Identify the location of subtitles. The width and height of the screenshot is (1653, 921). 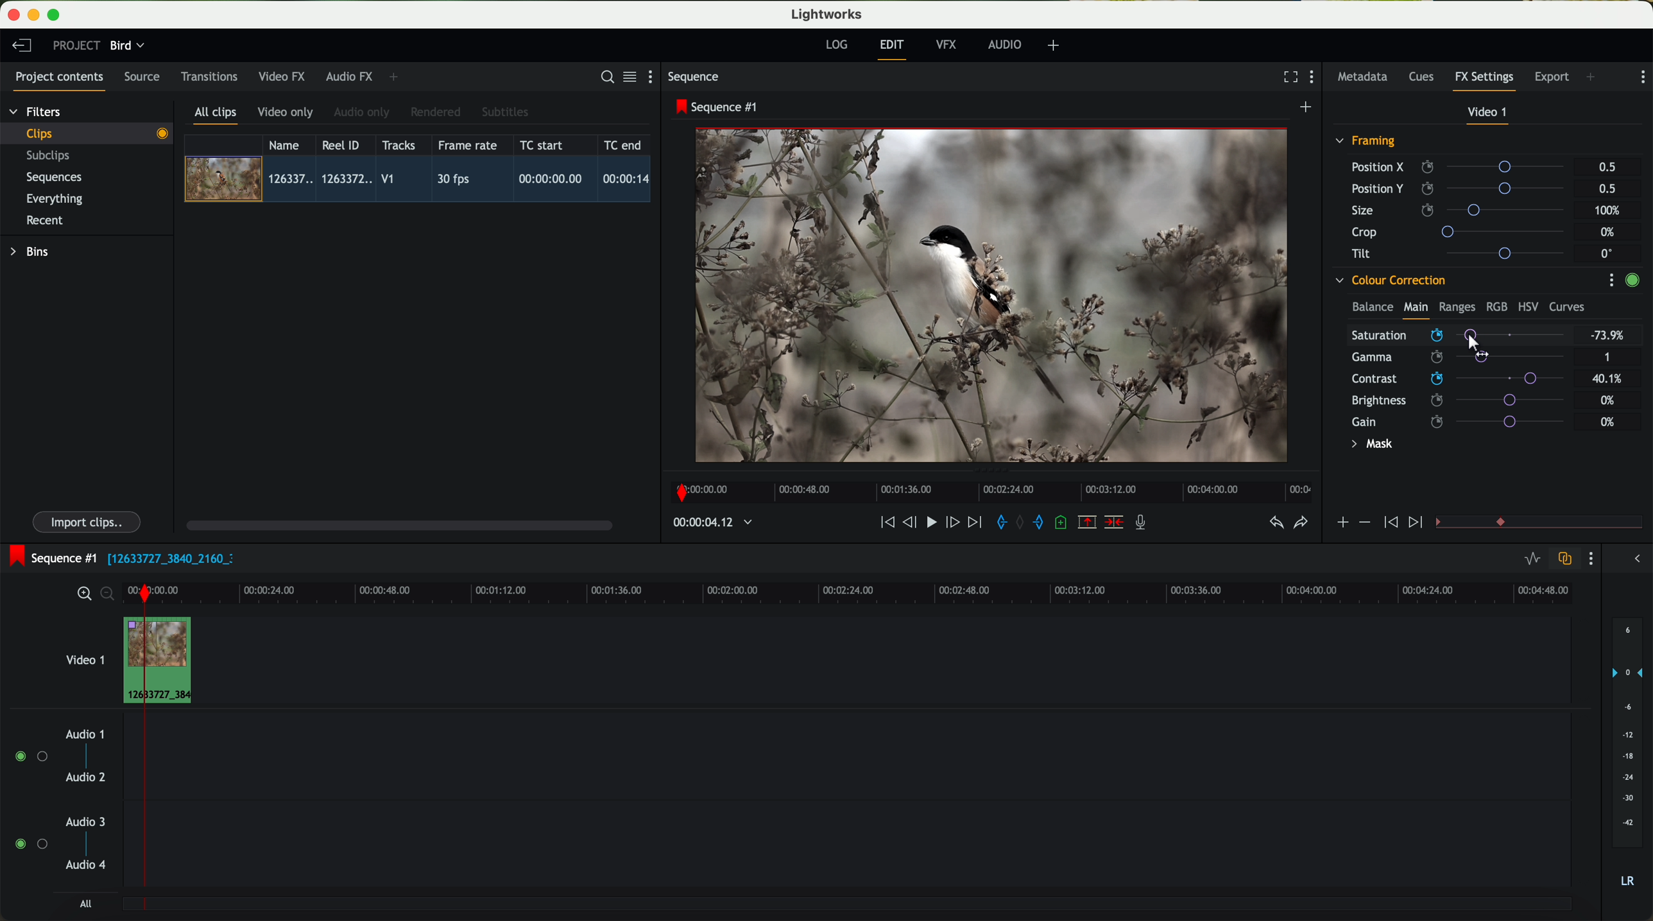
(503, 112).